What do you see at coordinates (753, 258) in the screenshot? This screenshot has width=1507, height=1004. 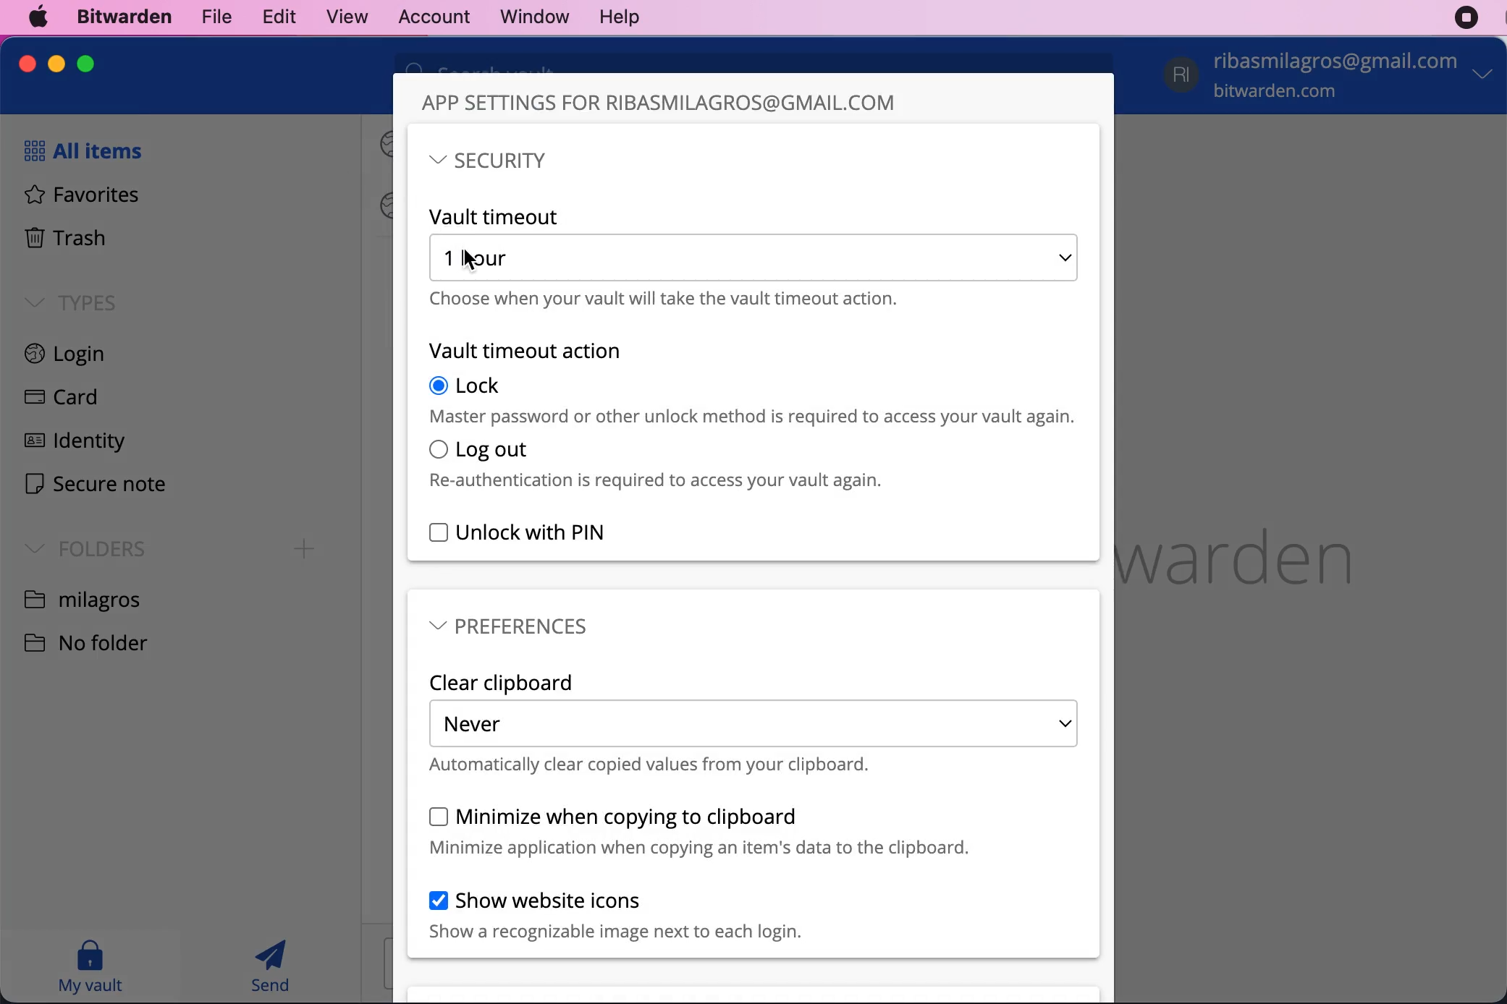 I see `1 hour` at bounding box center [753, 258].